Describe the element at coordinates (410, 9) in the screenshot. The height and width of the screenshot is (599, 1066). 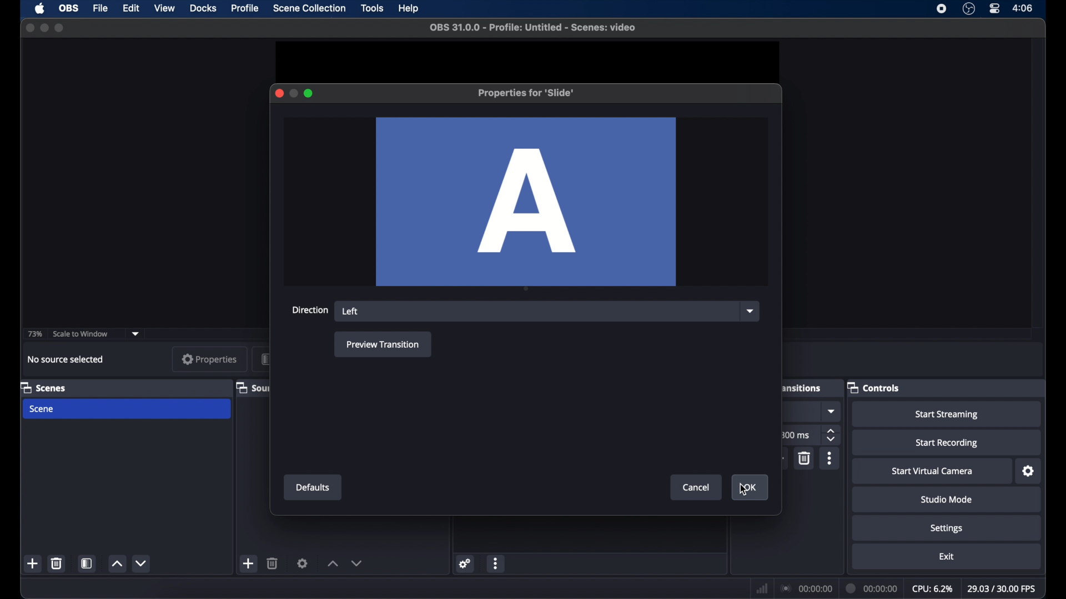
I see `help` at that location.